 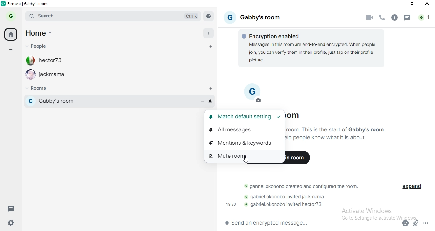 What do you see at coordinates (3, 4) in the screenshot?
I see `logo` at bounding box center [3, 4].